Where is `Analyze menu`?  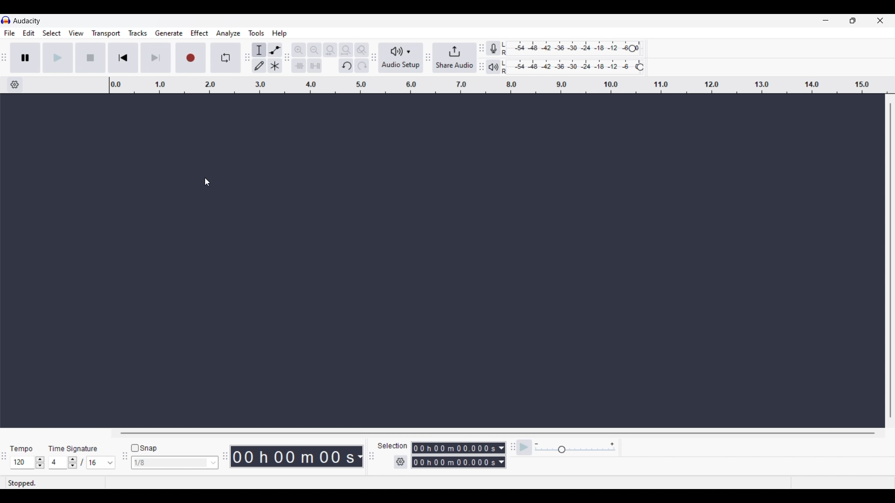 Analyze menu is located at coordinates (228, 33).